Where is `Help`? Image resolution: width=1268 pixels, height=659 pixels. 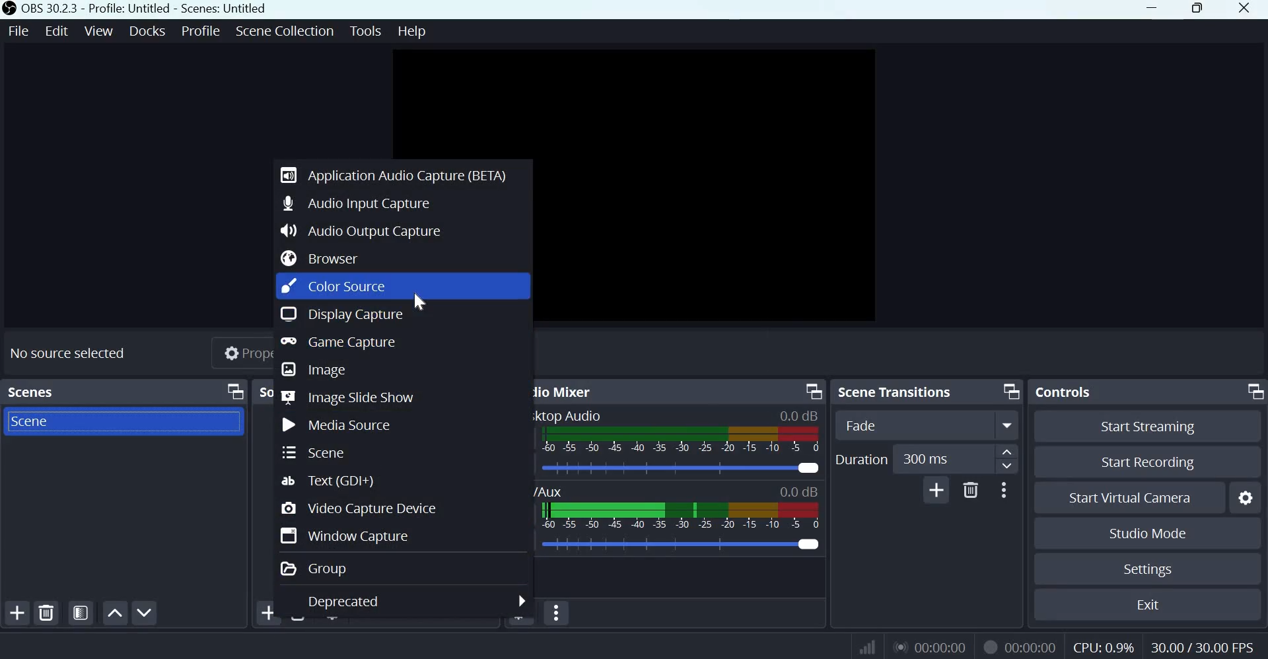 Help is located at coordinates (415, 32).